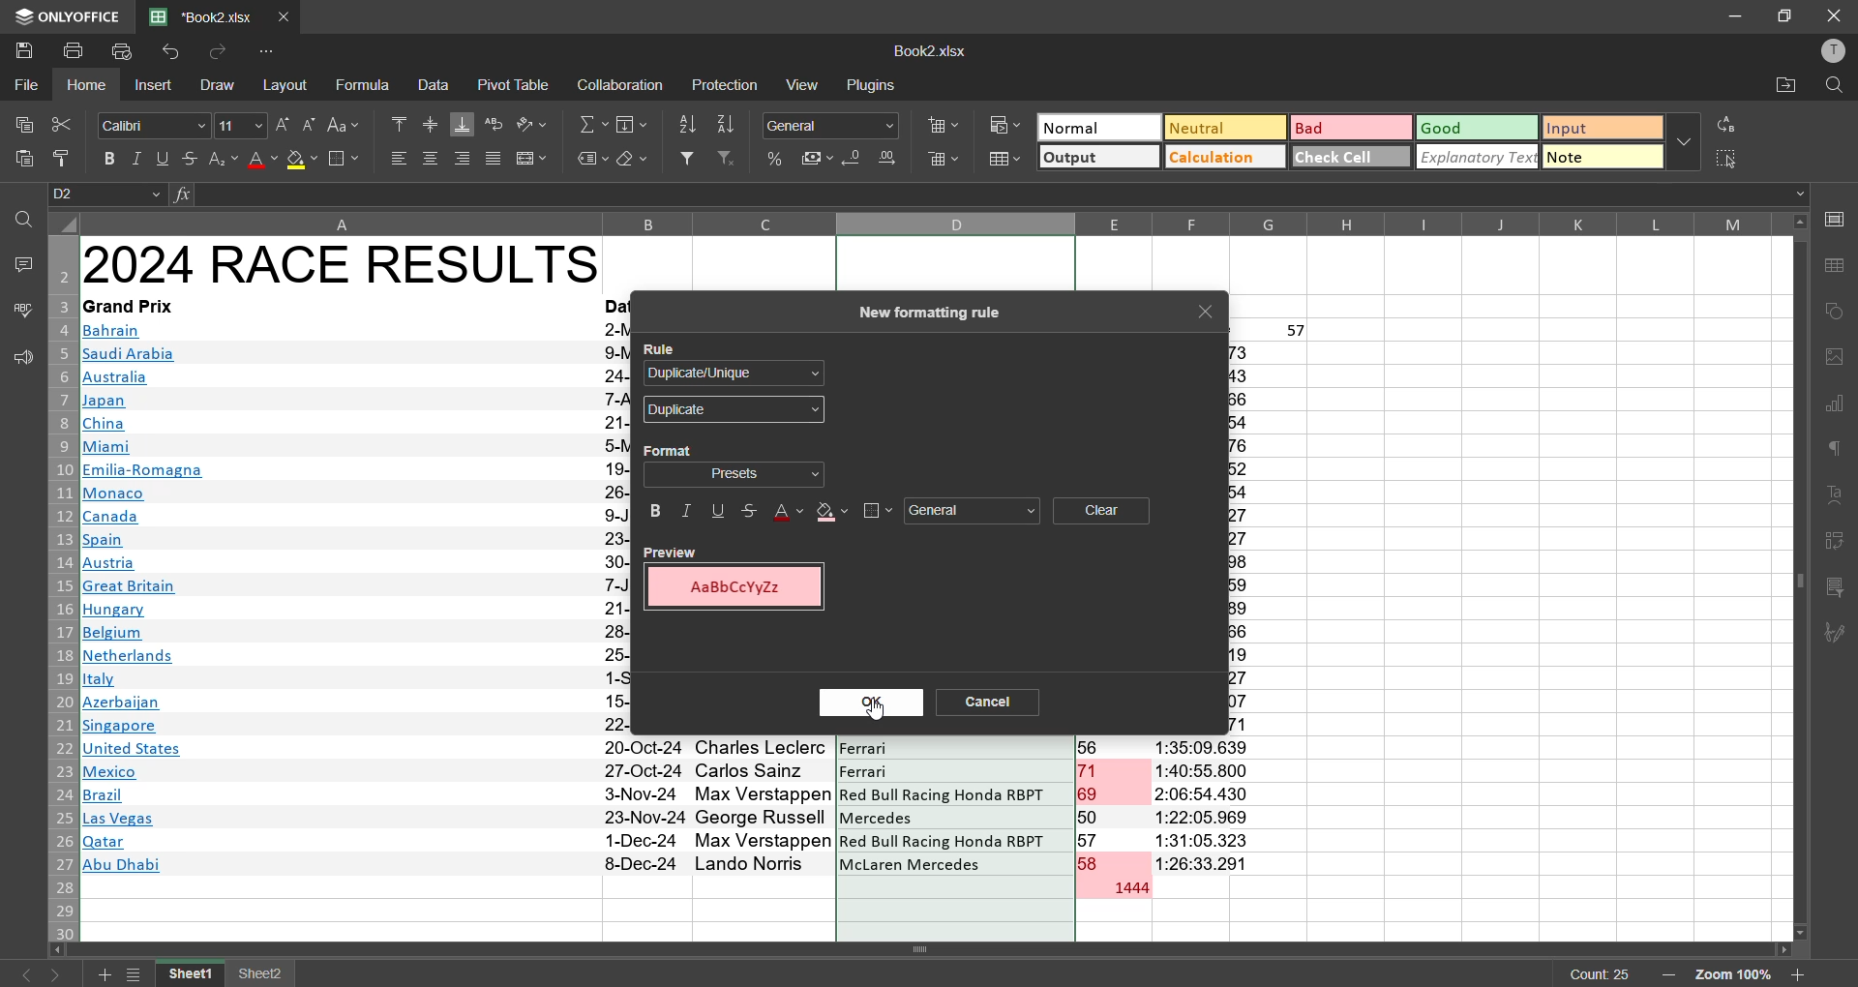 This screenshot has height=987, width=1858. I want to click on find, so click(23, 219).